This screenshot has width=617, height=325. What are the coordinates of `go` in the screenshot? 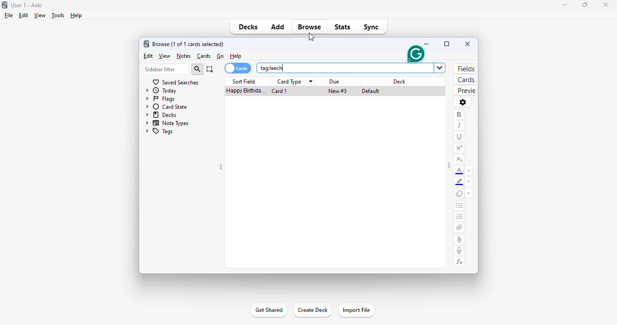 It's located at (220, 56).